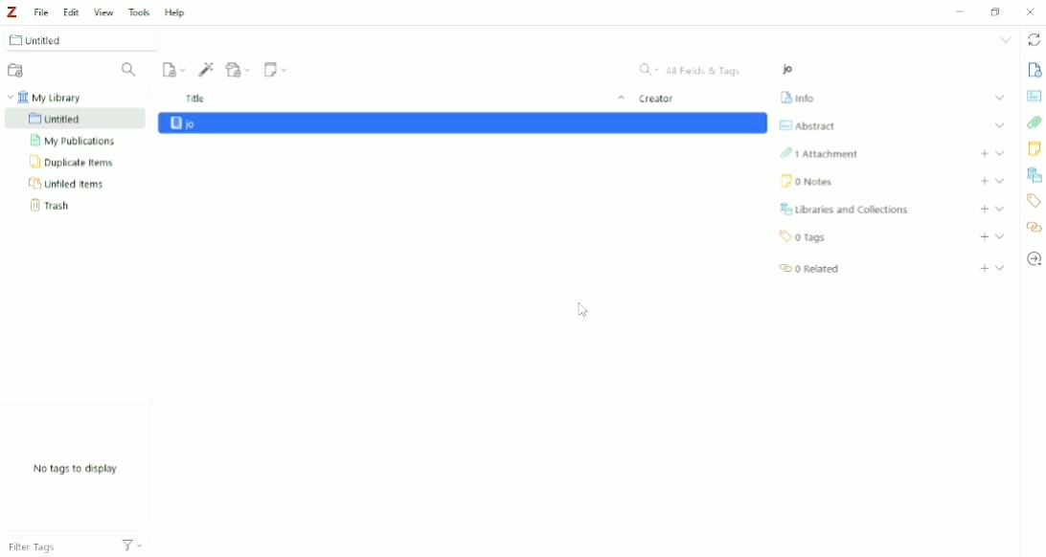 This screenshot has width=1046, height=557. Describe the element at coordinates (239, 70) in the screenshot. I see `Add Attachment` at that location.